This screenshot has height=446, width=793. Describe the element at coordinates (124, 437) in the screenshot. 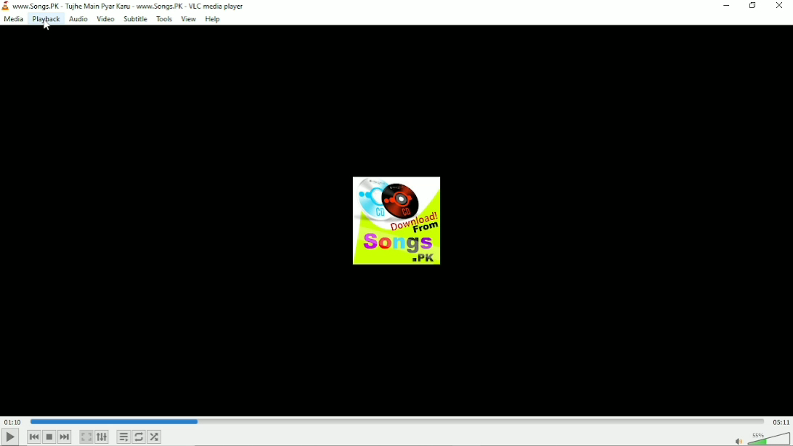

I see `Toggle playlist` at that location.